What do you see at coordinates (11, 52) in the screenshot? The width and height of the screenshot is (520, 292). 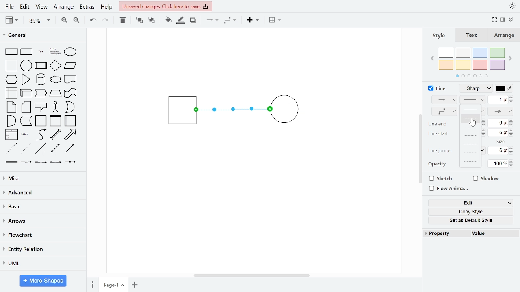 I see `rectangle` at bounding box center [11, 52].